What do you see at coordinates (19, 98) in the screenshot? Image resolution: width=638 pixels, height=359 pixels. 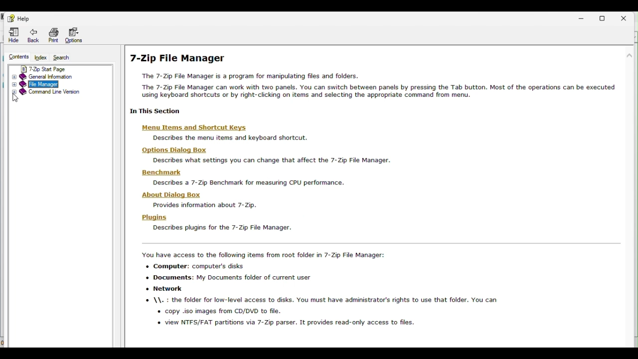 I see `Cursor` at bounding box center [19, 98].